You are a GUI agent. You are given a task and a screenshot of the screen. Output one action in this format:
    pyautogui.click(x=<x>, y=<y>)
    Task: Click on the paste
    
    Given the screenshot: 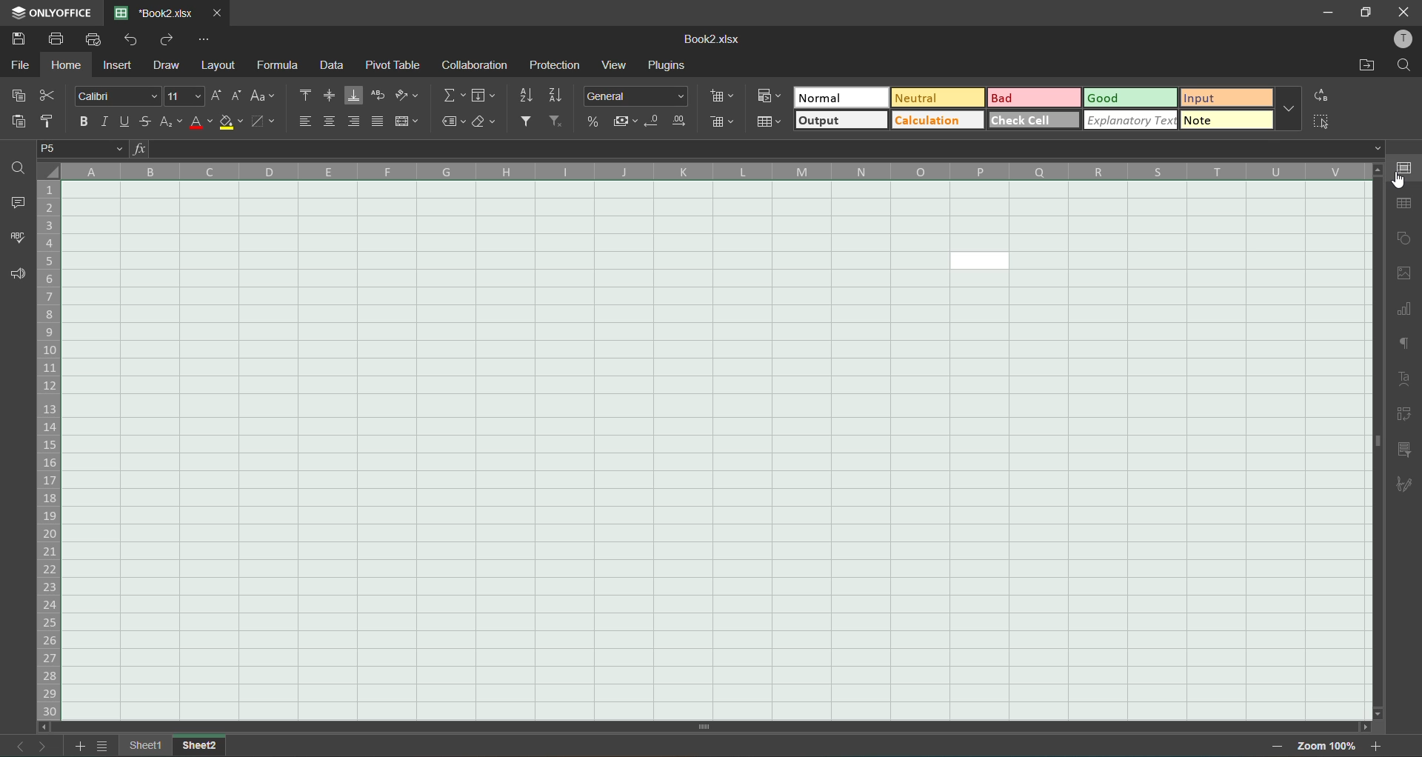 What is the action you would take?
    pyautogui.click(x=16, y=123)
    